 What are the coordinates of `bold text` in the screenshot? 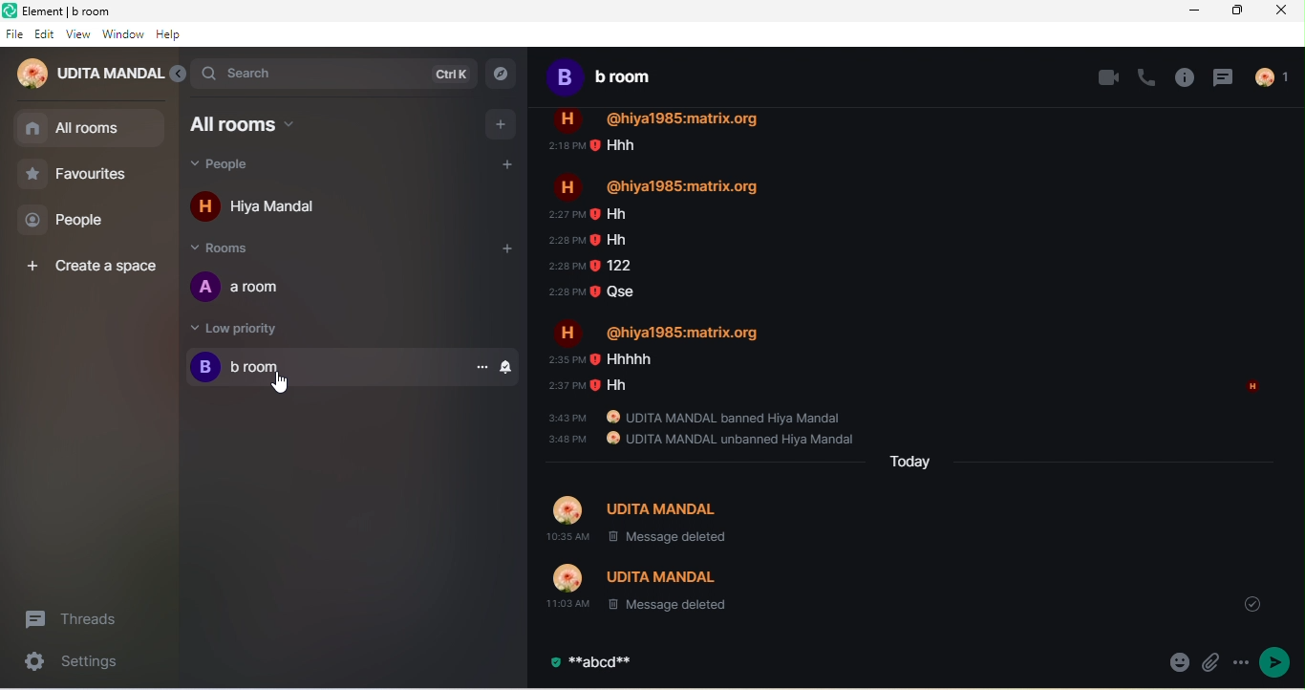 It's located at (591, 663).